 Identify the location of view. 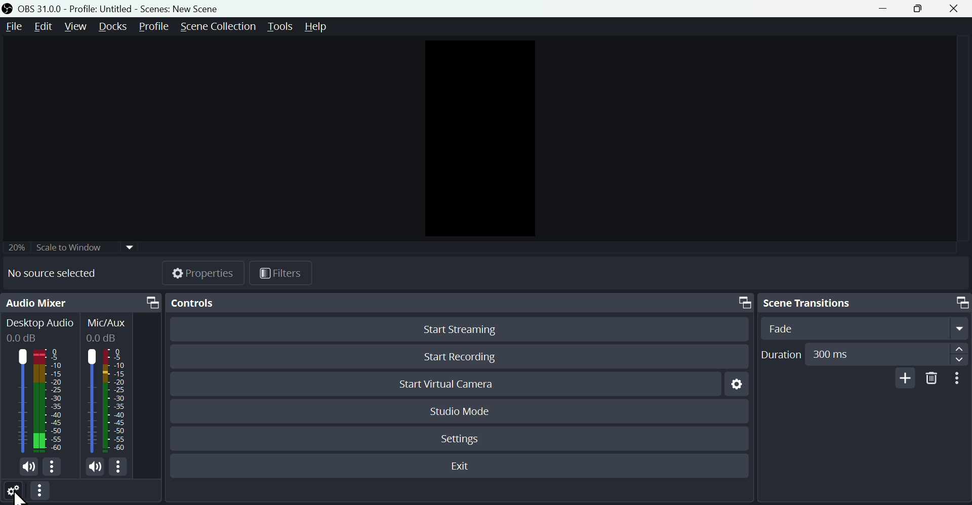
(75, 26).